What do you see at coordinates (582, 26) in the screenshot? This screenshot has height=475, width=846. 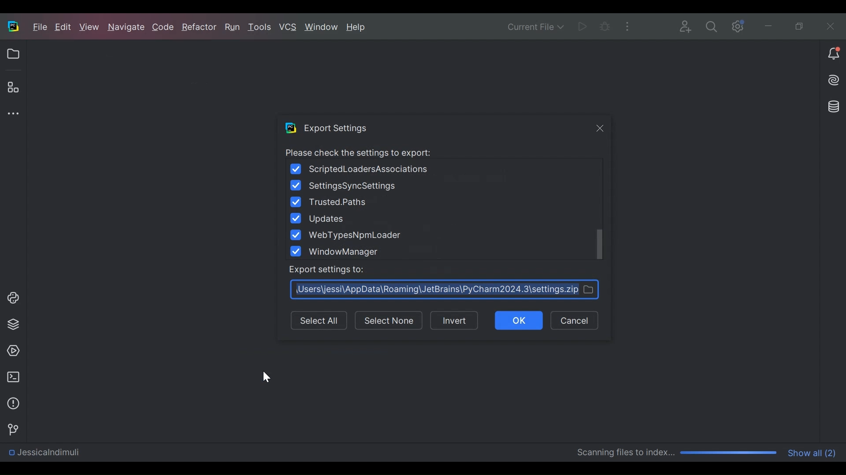 I see `Run` at bounding box center [582, 26].